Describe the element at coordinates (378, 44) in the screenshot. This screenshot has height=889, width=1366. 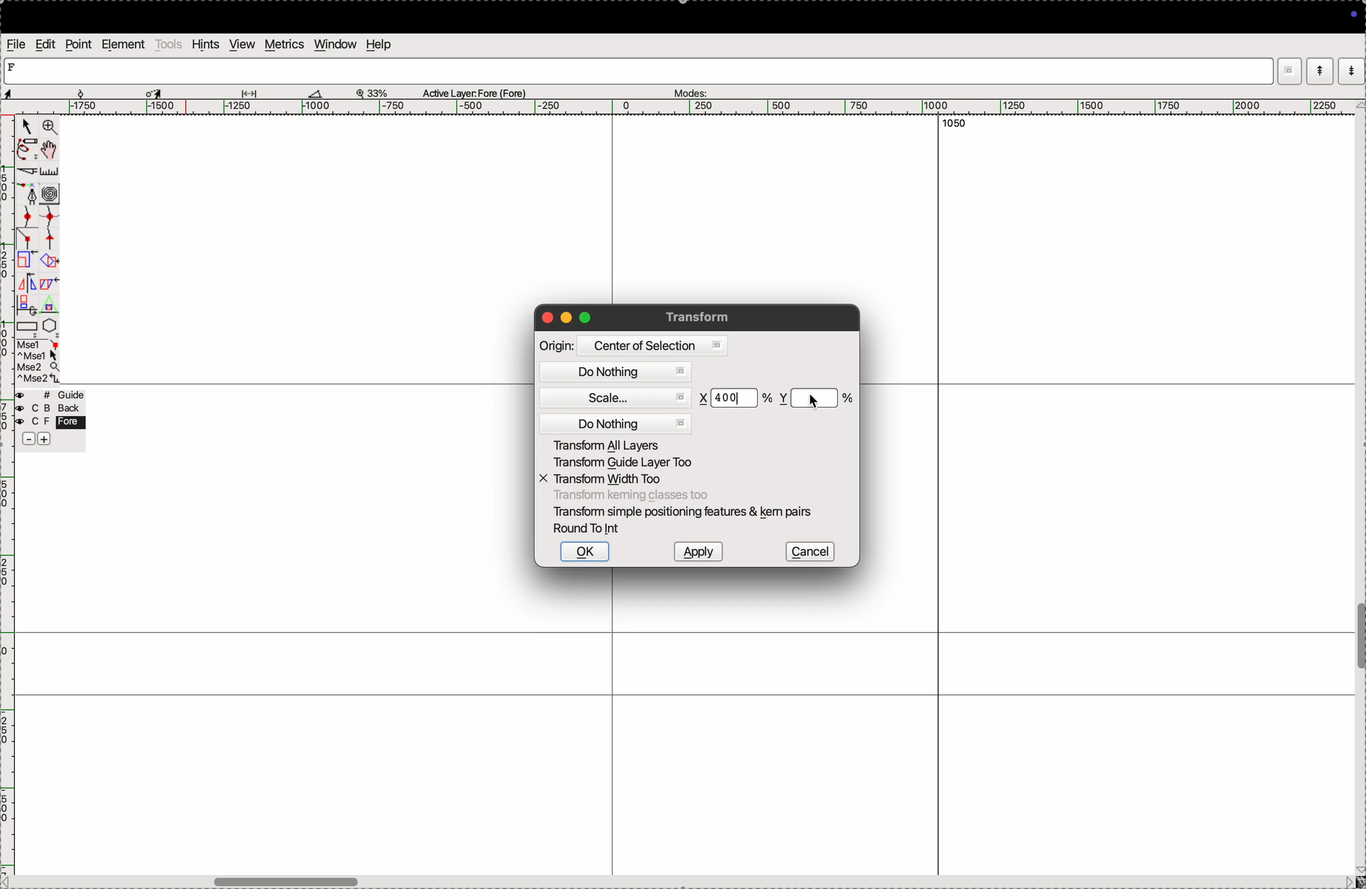
I see `help` at that location.